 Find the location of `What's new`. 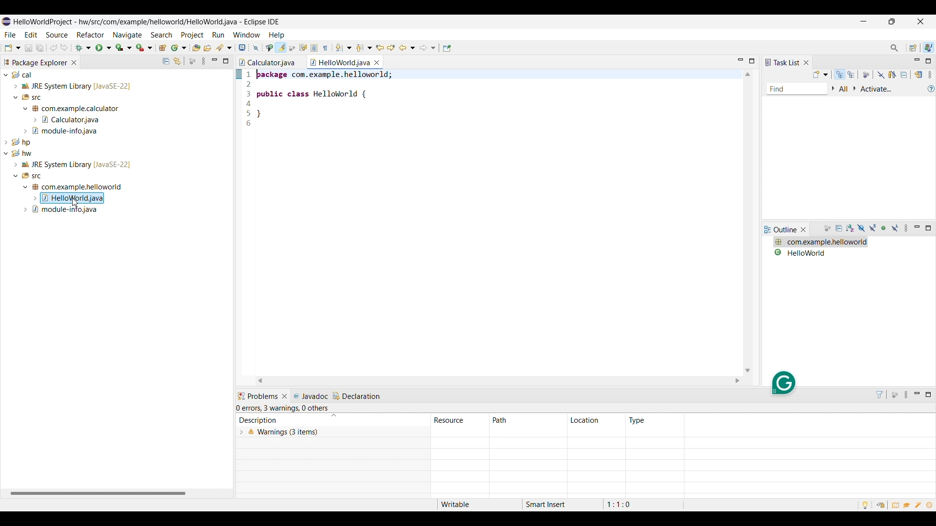

What's new is located at coordinates (931, 506).